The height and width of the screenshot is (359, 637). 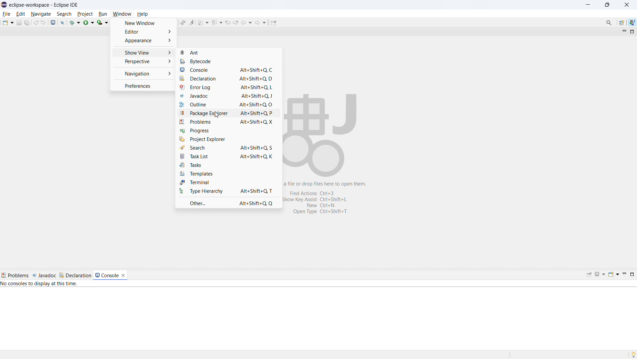 I want to click on new, so click(x=8, y=23).